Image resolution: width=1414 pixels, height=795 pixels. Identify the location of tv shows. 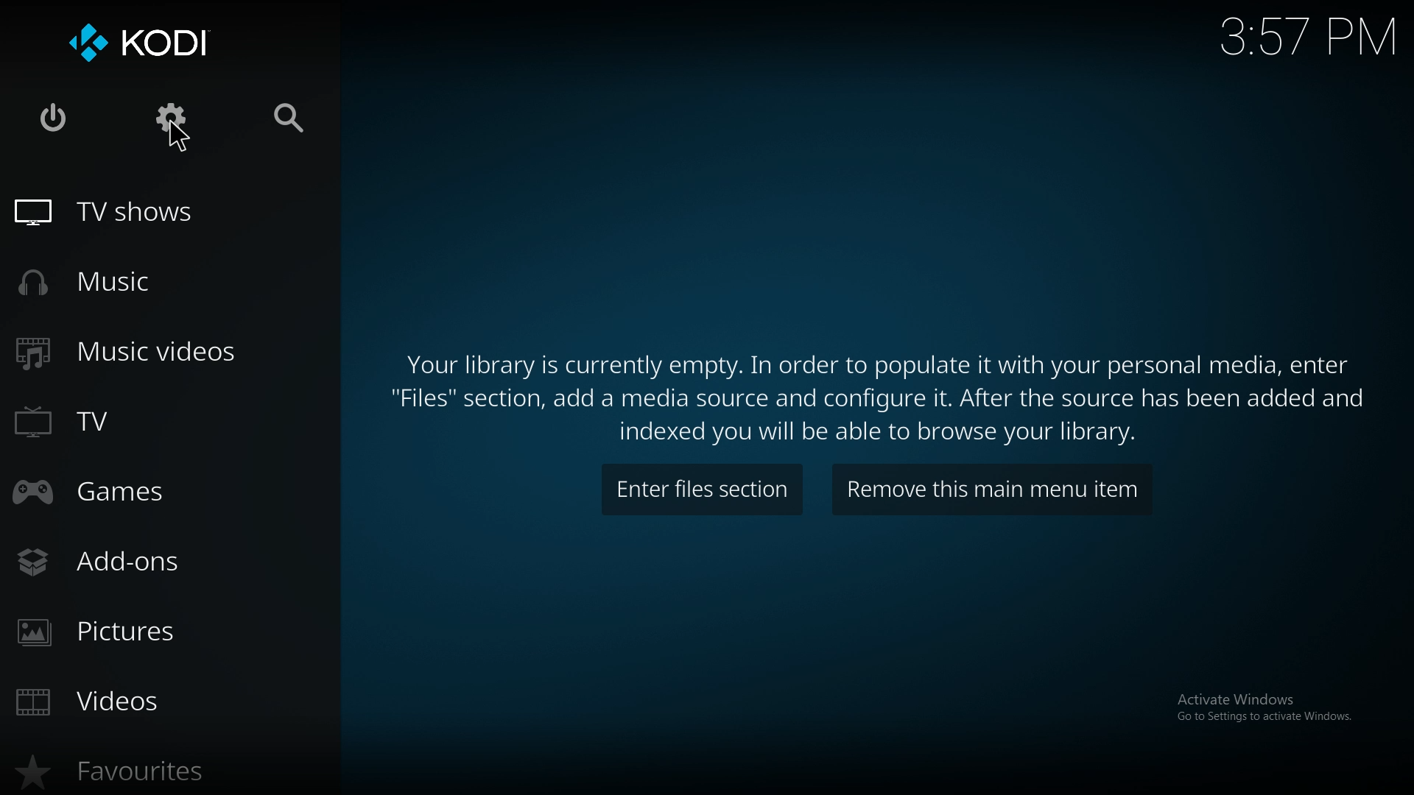
(115, 213).